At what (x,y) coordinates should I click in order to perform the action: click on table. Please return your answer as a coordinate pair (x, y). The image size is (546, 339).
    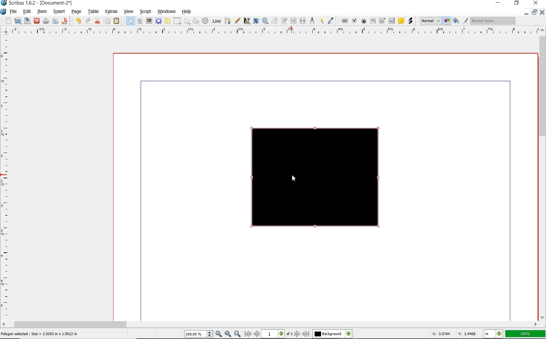
    Looking at the image, I should click on (168, 21).